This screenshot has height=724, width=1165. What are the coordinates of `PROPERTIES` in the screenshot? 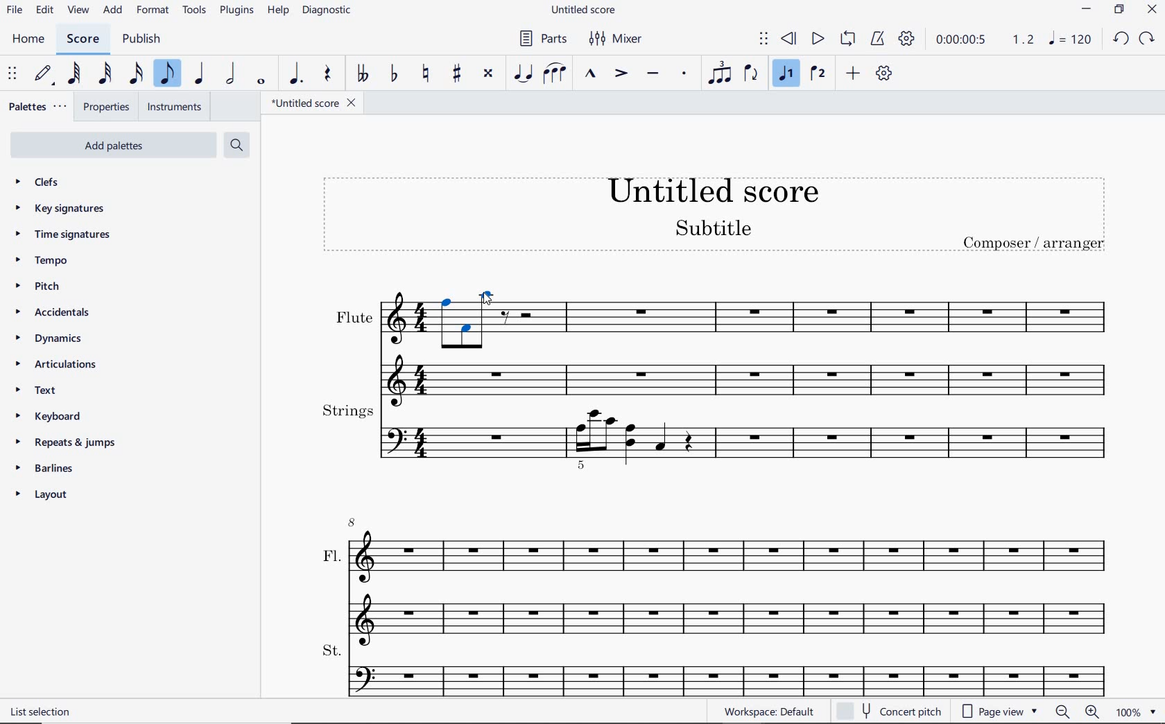 It's located at (109, 105).